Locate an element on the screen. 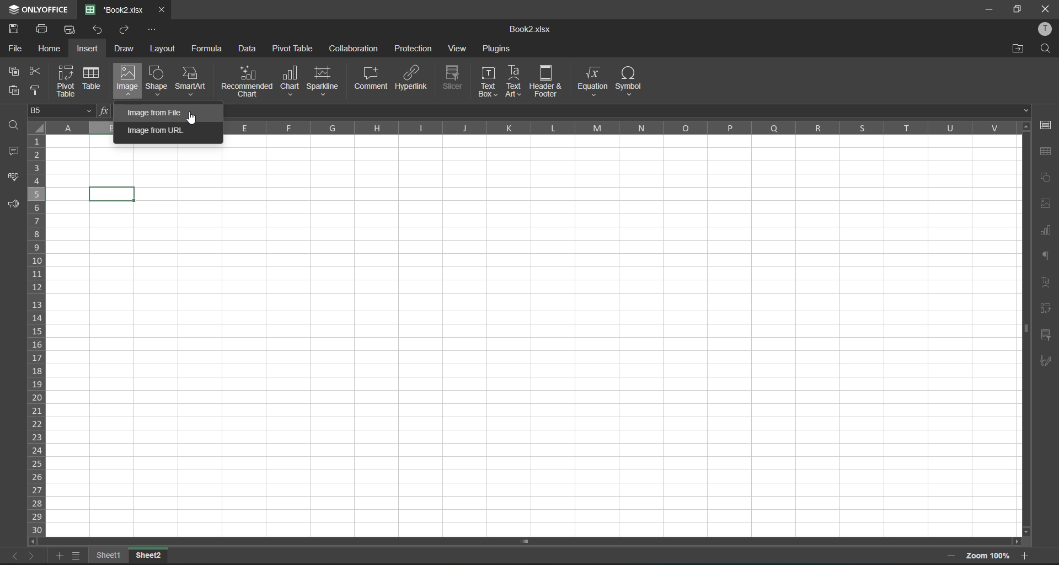 Image resolution: width=1059 pixels, height=565 pixels. shape is located at coordinates (157, 81).